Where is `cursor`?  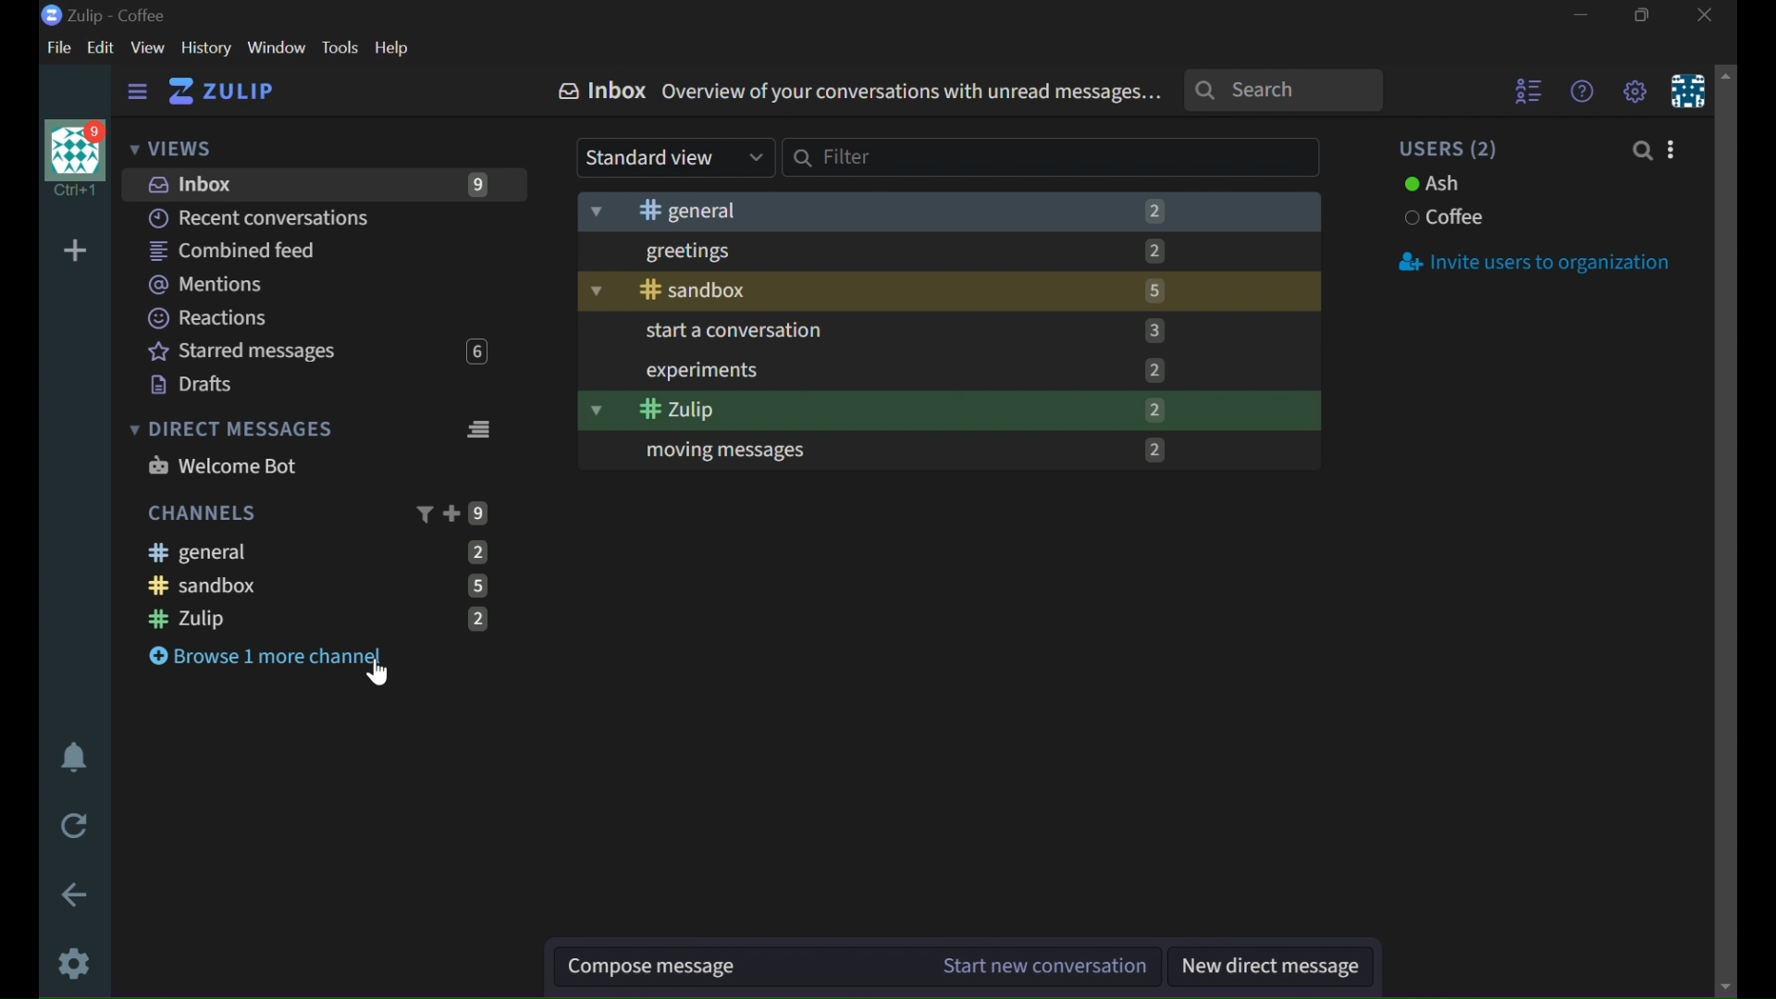
cursor is located at coordinates (376, 672).